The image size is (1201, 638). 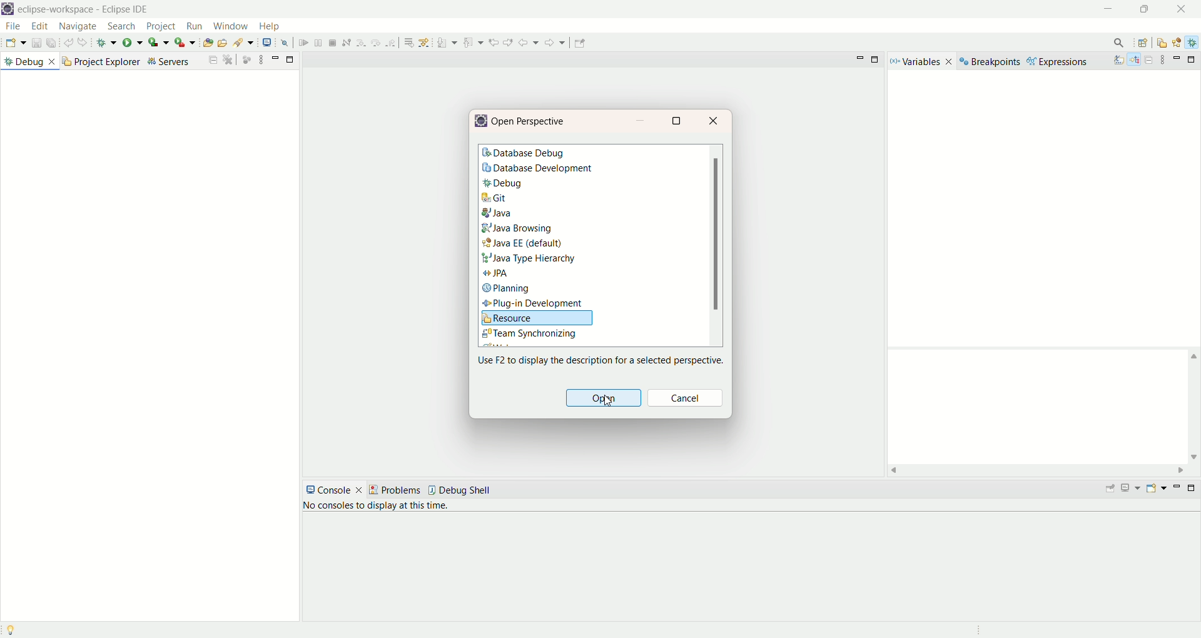 I want to click on resume, so click(x=393, y=43).